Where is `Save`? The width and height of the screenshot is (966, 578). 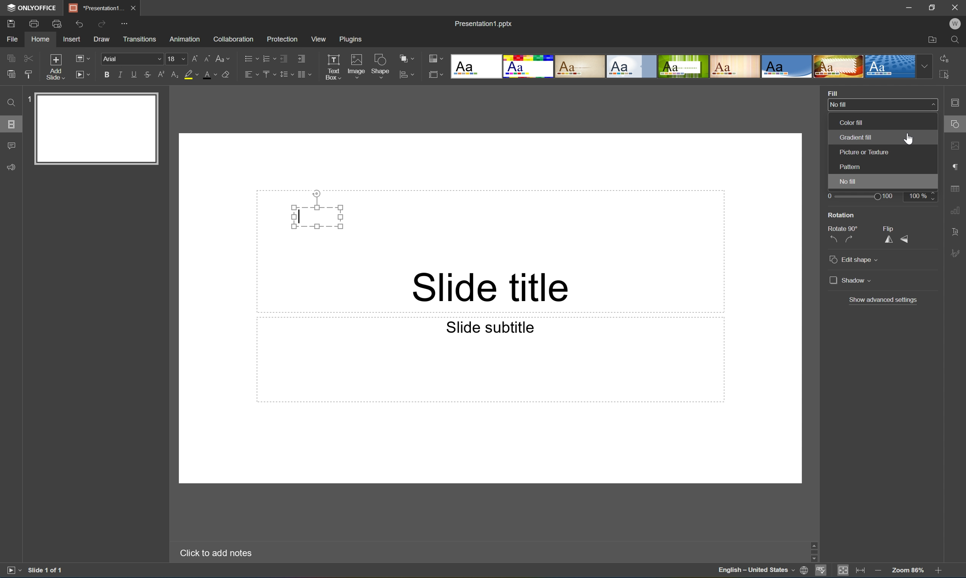 Save is located at coordinates (10, 23).